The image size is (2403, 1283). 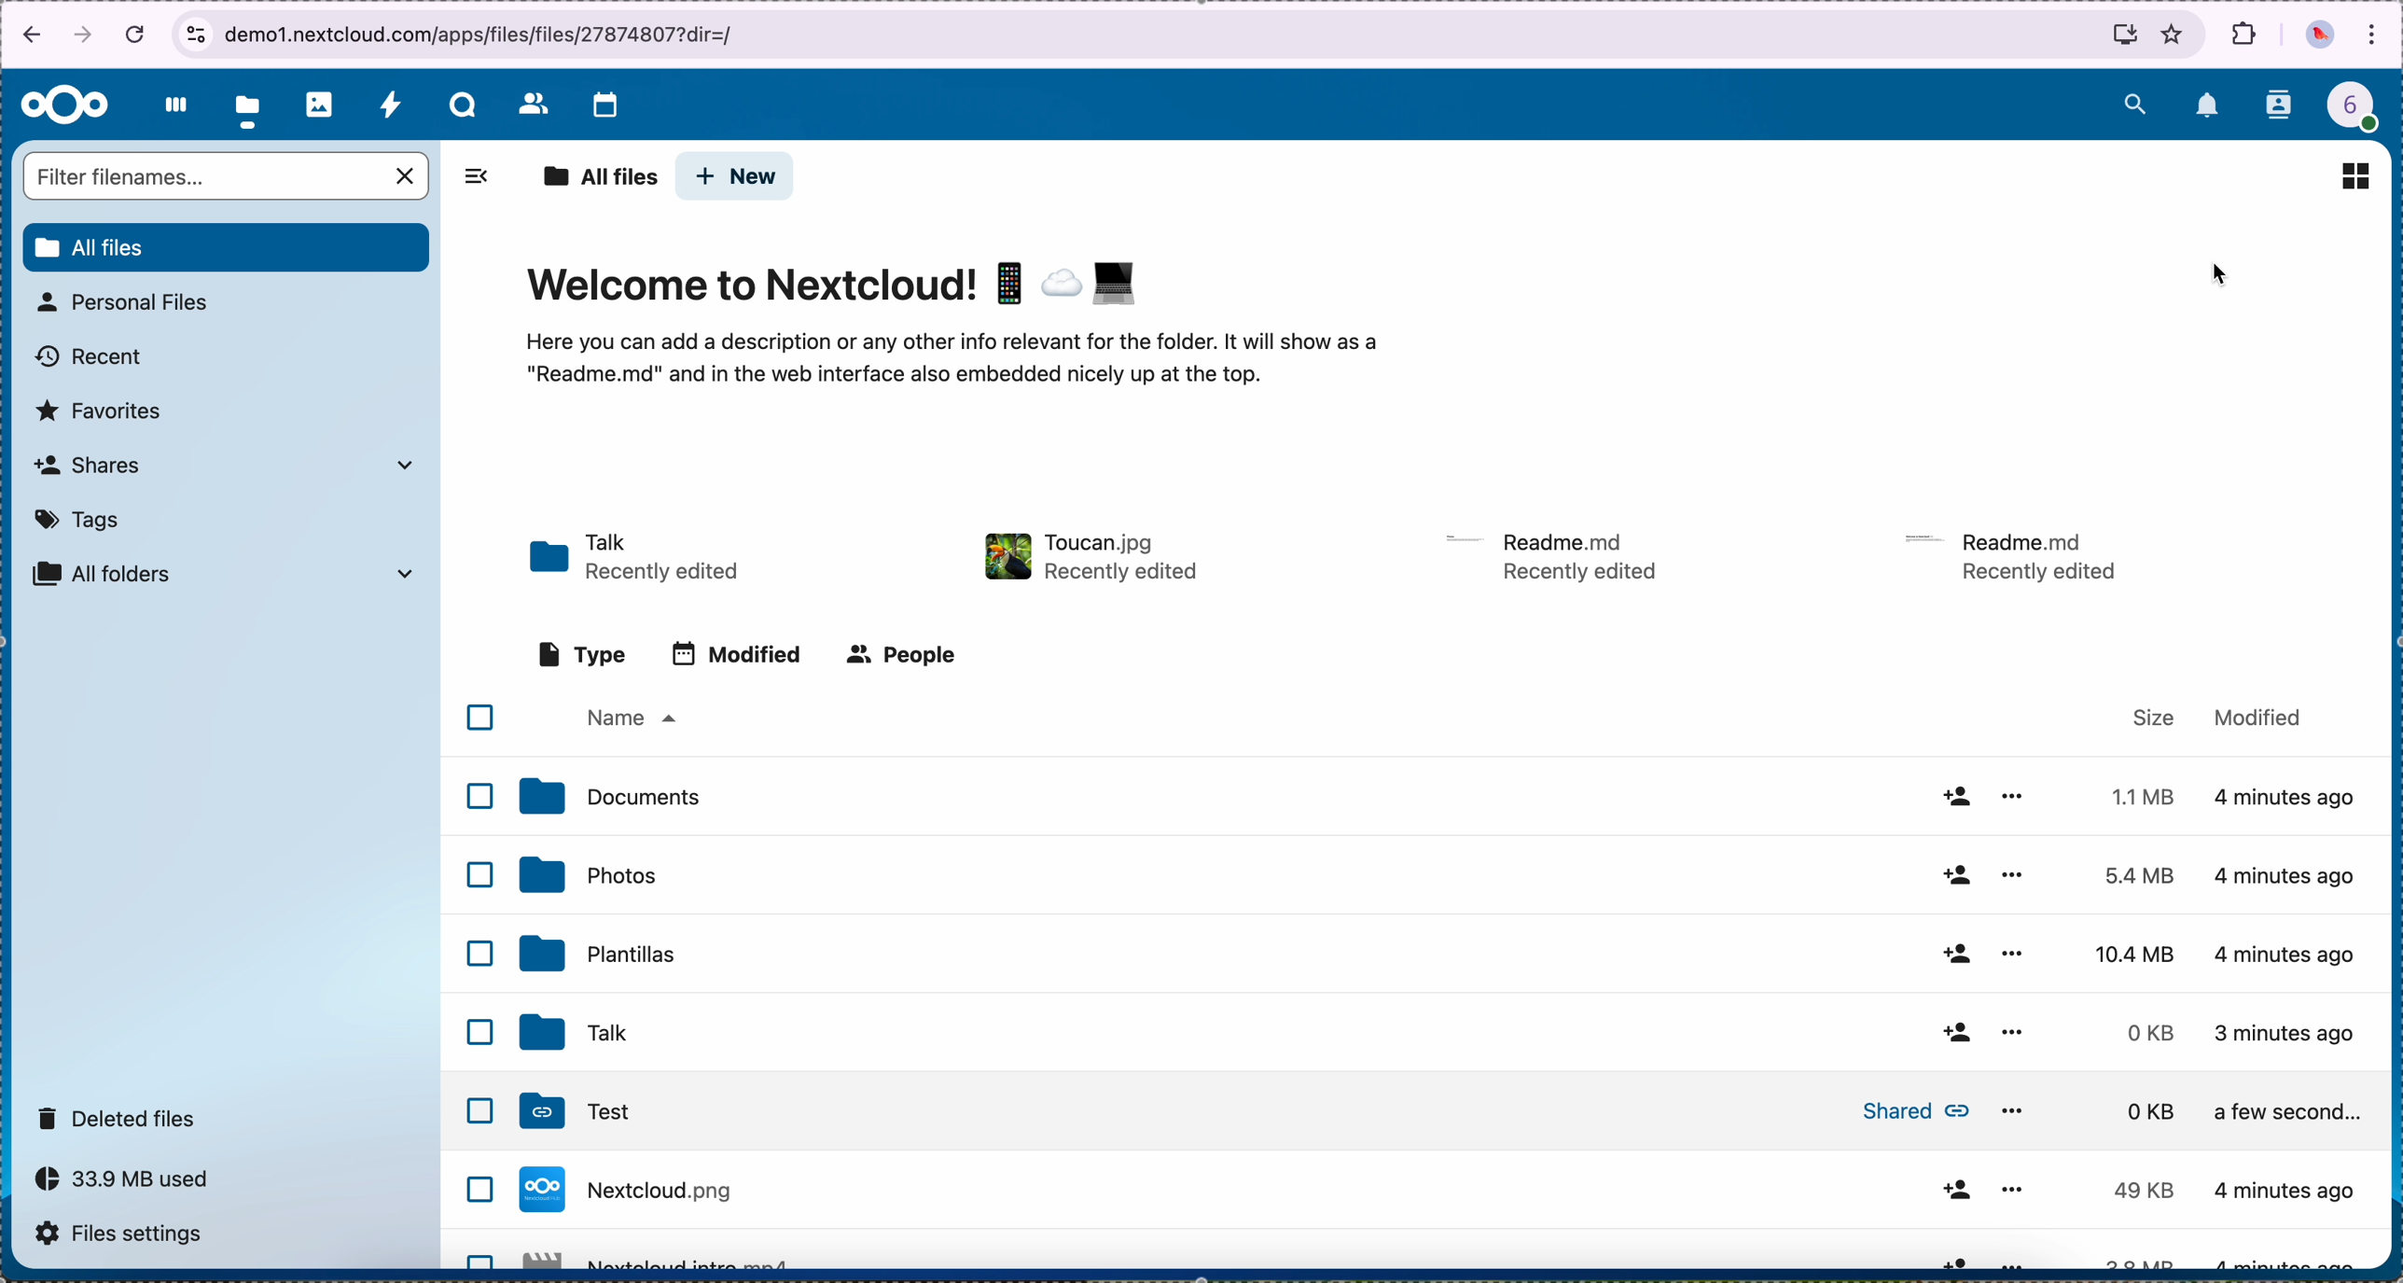 I want to click on activity, so click(x=390, y=104).